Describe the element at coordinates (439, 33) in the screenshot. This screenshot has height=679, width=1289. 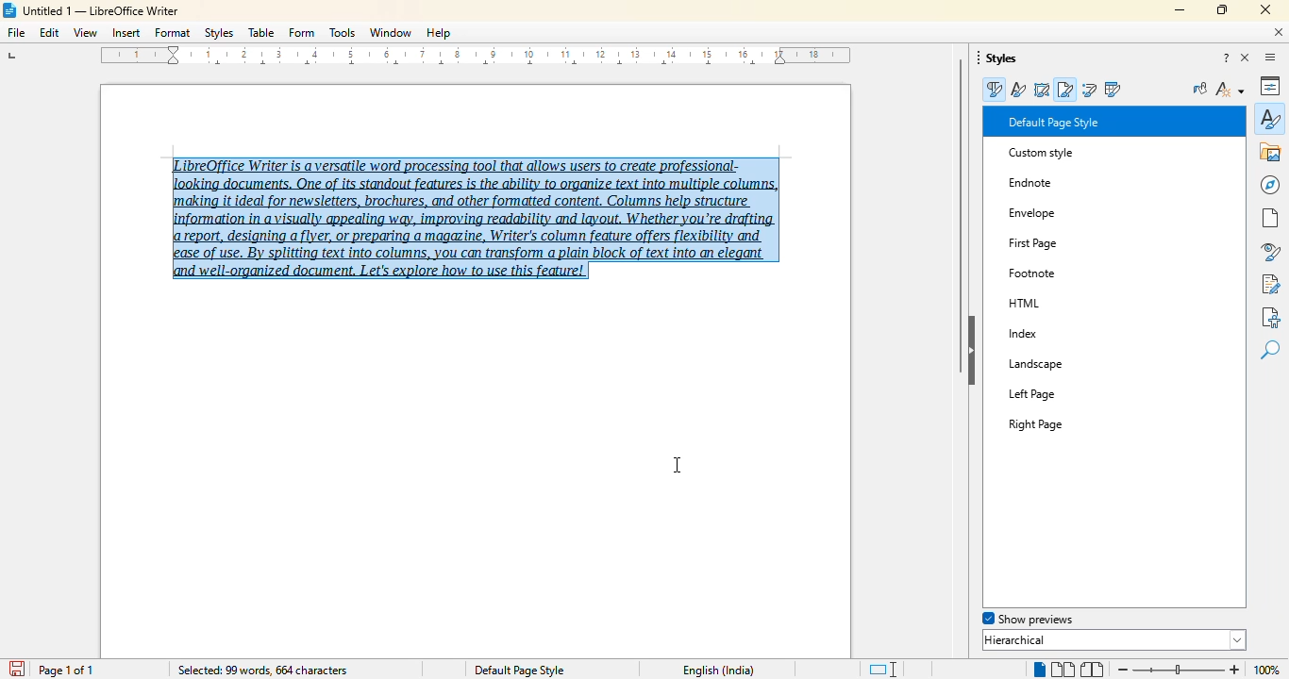
I see `help` at that location.